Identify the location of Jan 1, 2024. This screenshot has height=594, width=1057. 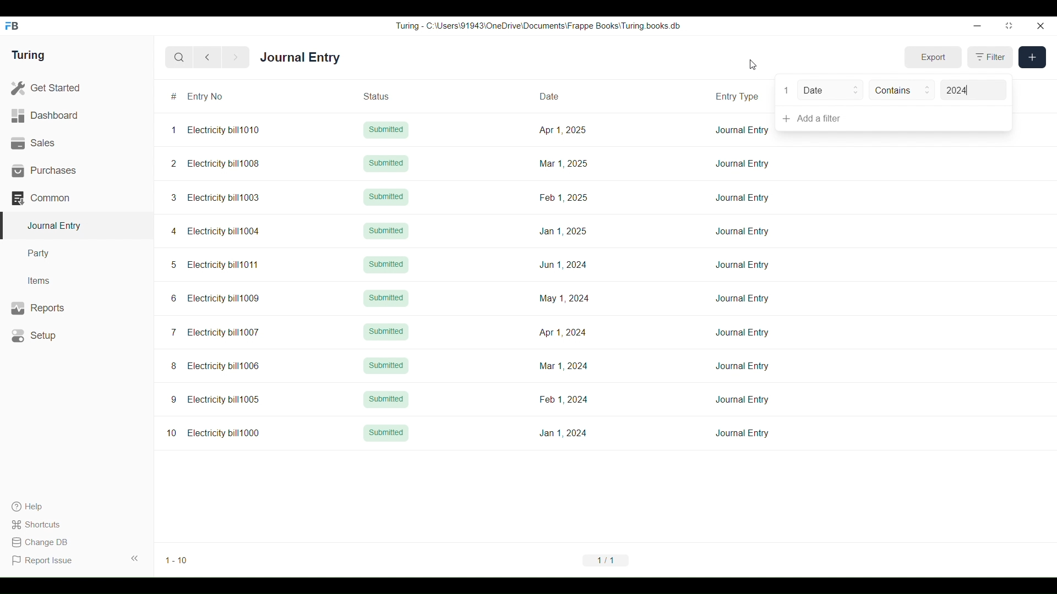
(563, 433).